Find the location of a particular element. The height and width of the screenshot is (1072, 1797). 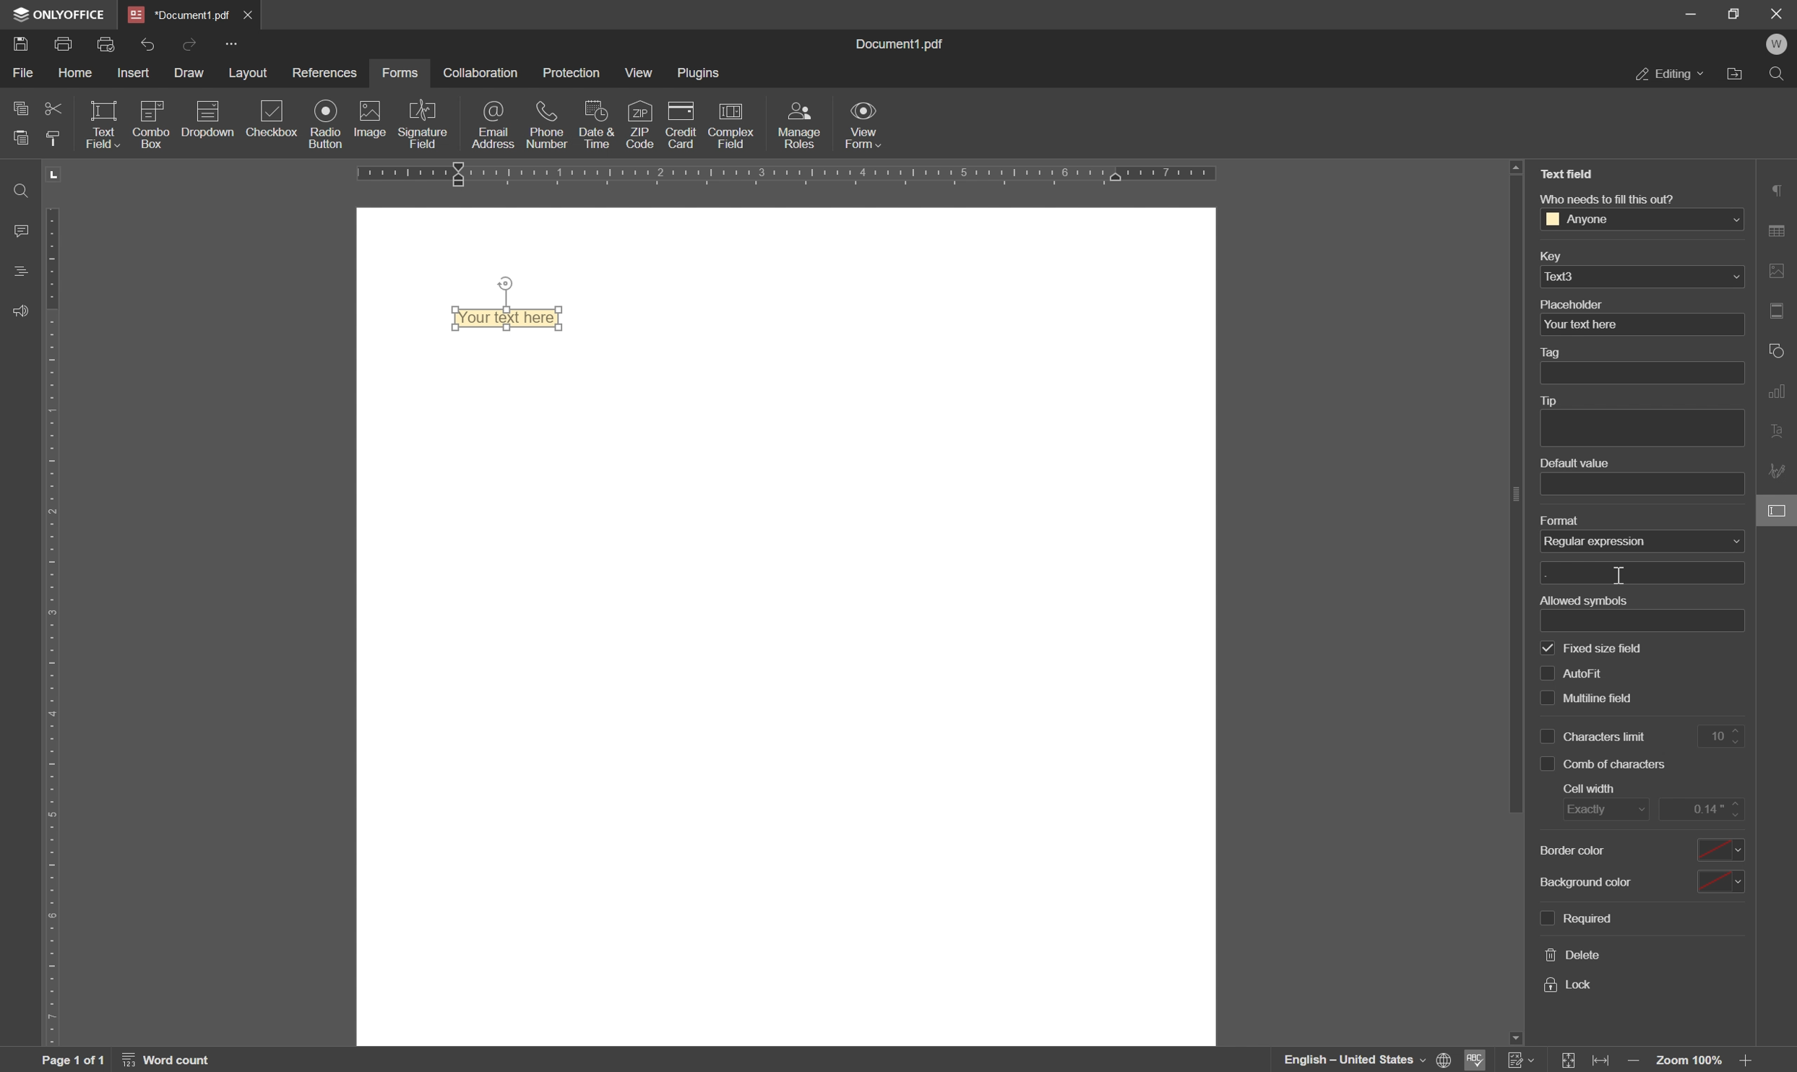

scroll down is located at coordinates (1513, 1035).